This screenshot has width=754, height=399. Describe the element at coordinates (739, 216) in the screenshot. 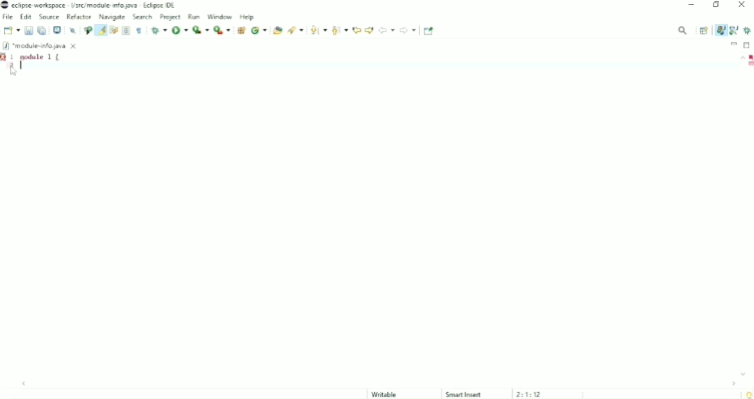

I see `Vertical scrollbar` at that location.